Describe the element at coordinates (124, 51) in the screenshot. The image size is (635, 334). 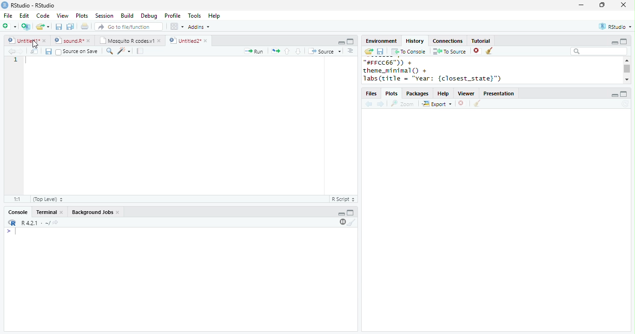
I see `code tools` at that location.